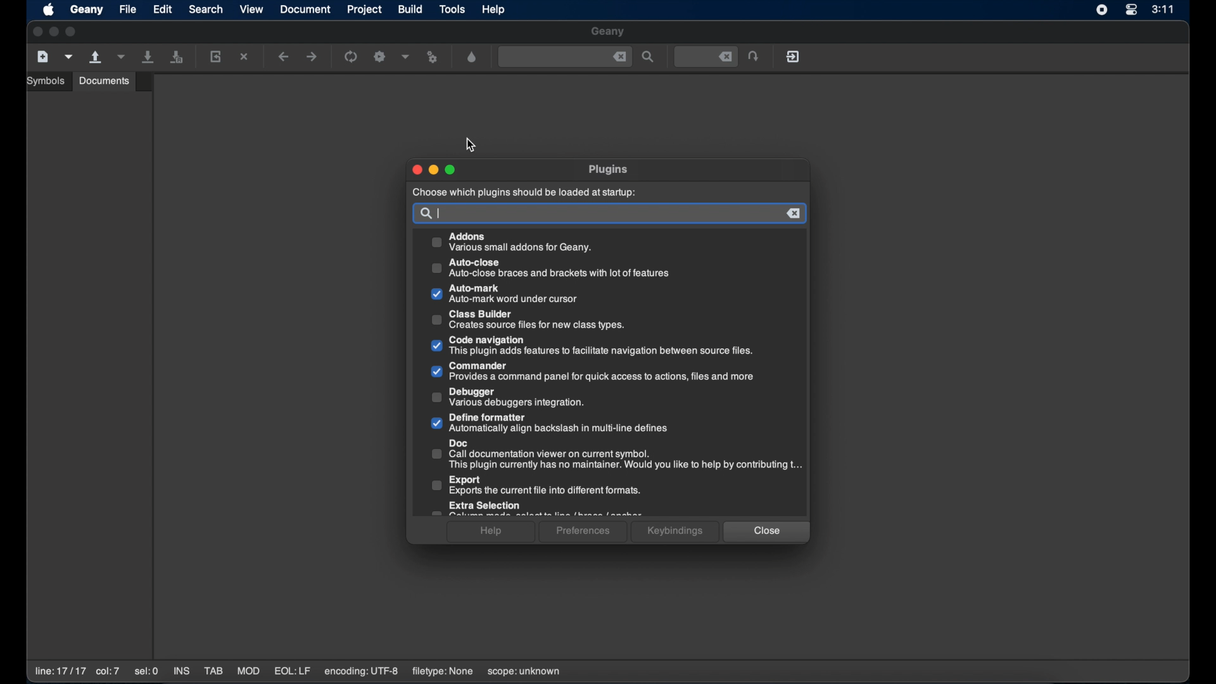 Image resolution: width=1216 pixels, height=684 pixels. Describe the element at coordinates (495, 9) in the screenshot. I see `help` at that location.